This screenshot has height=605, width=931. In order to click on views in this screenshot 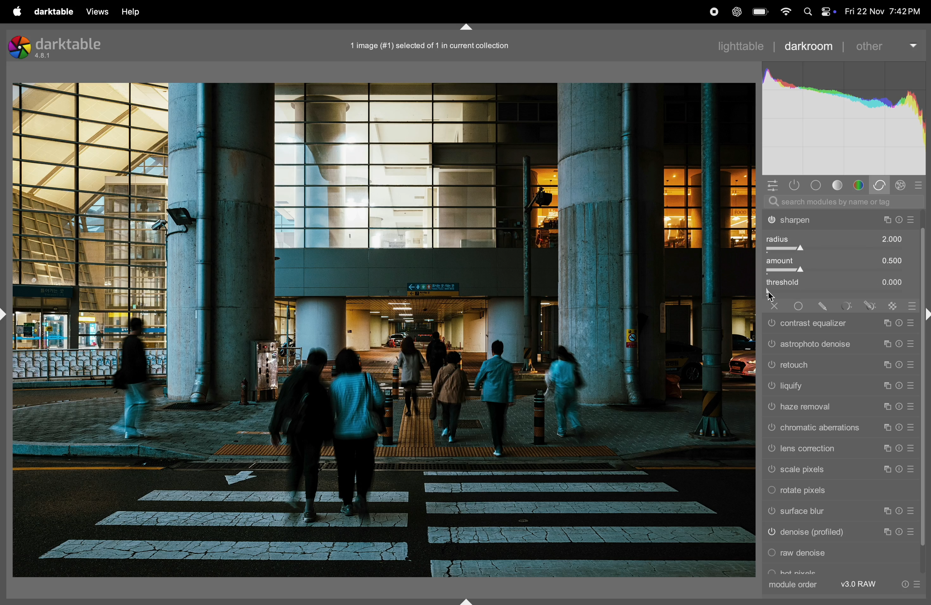, I will do `click(98, 11)`.